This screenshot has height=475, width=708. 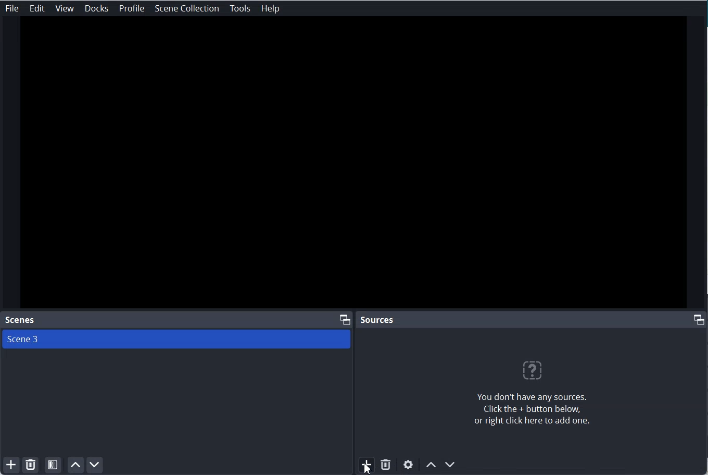 What do you see at coordinates (408, 466) in the screenshot?
I see `Open Source Settings` at bounding box center [408, 466].